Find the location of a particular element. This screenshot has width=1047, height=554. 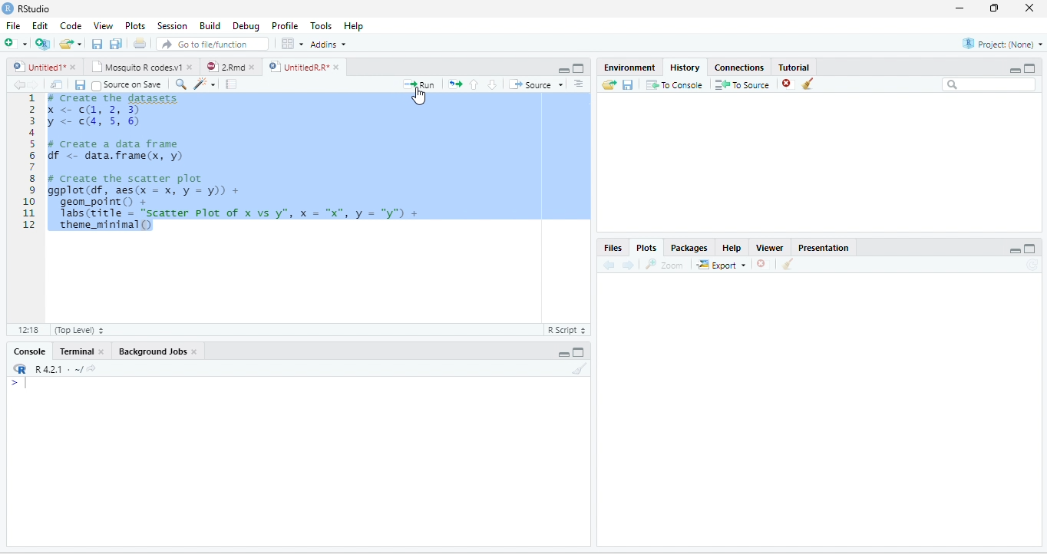

Load history from an existing file is located at coordinates (608, 85).